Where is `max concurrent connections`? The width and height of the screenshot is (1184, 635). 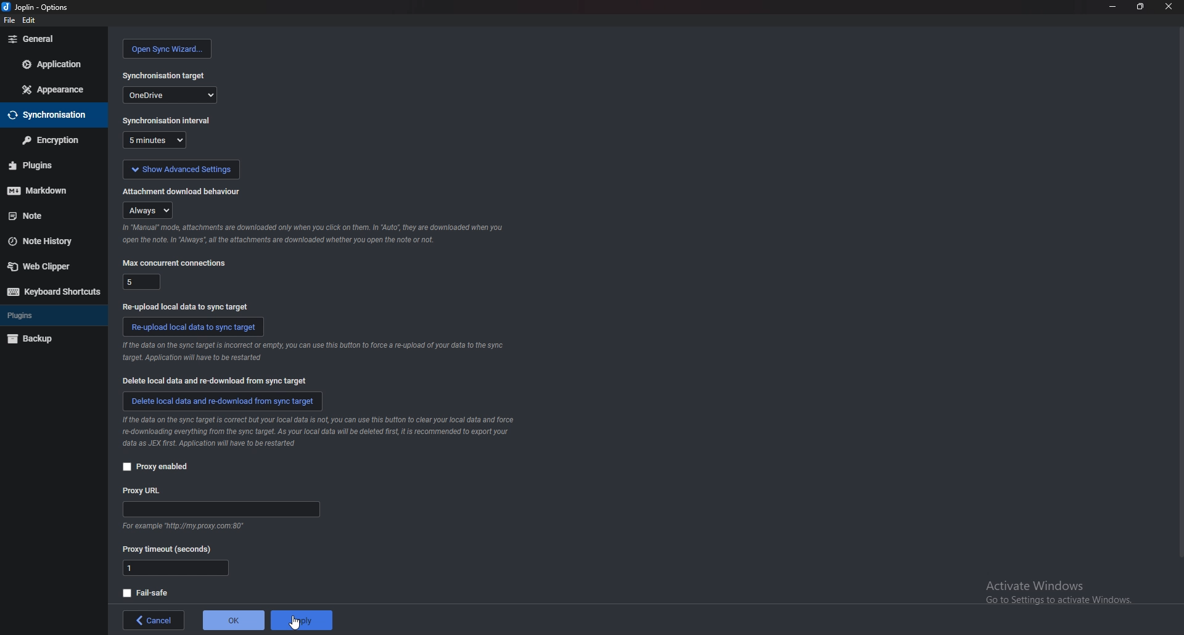
max concurrent connections is located at coordinates (176, 261).